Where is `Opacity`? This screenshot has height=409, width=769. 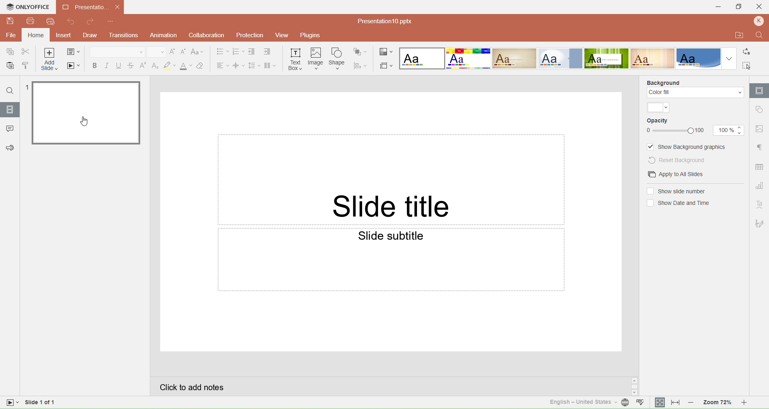
Opacity is located at coordinates (658, 121).